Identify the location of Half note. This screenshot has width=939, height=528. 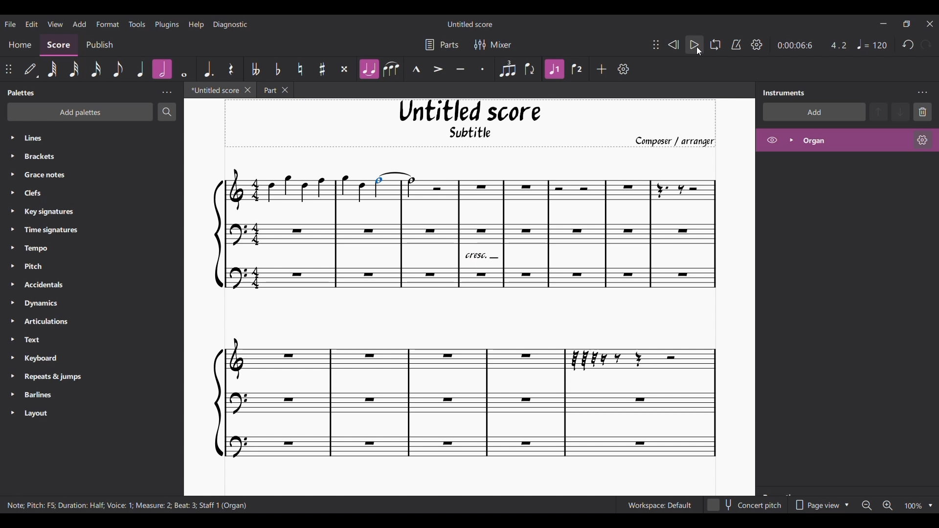
(162, 69).